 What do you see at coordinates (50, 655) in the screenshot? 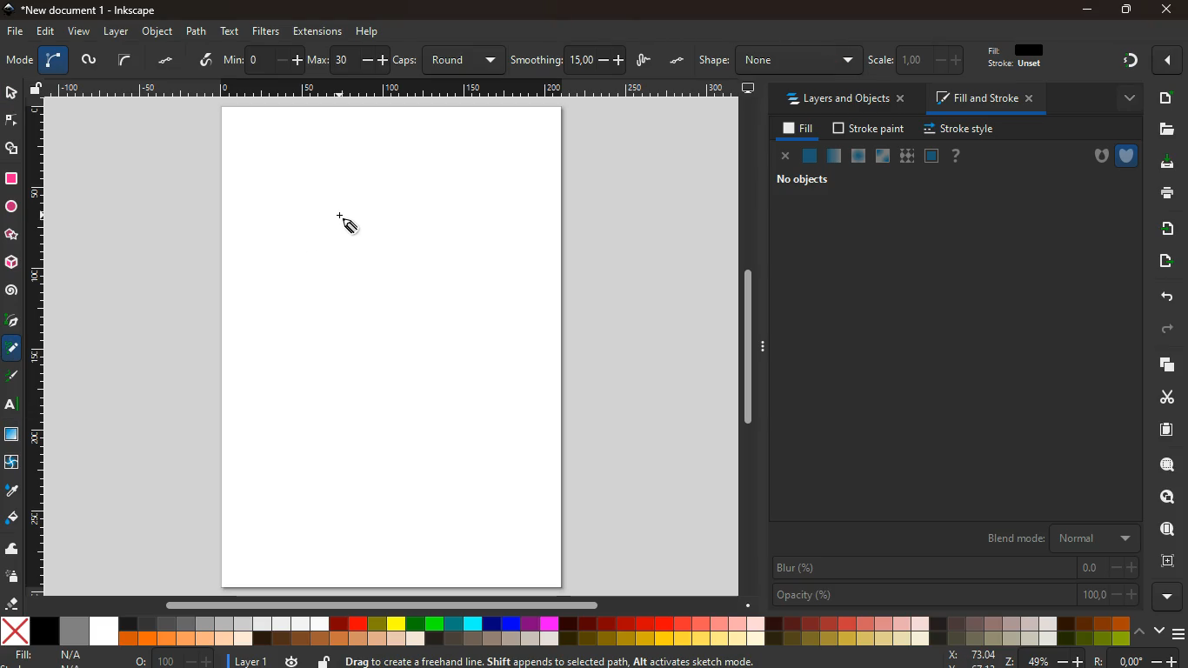
I see `fill: N/A` at bounding box center [50, 655].